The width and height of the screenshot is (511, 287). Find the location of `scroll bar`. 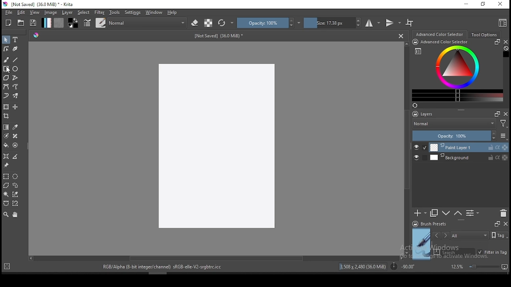

scroll bar is located at coordinates (215, 258).